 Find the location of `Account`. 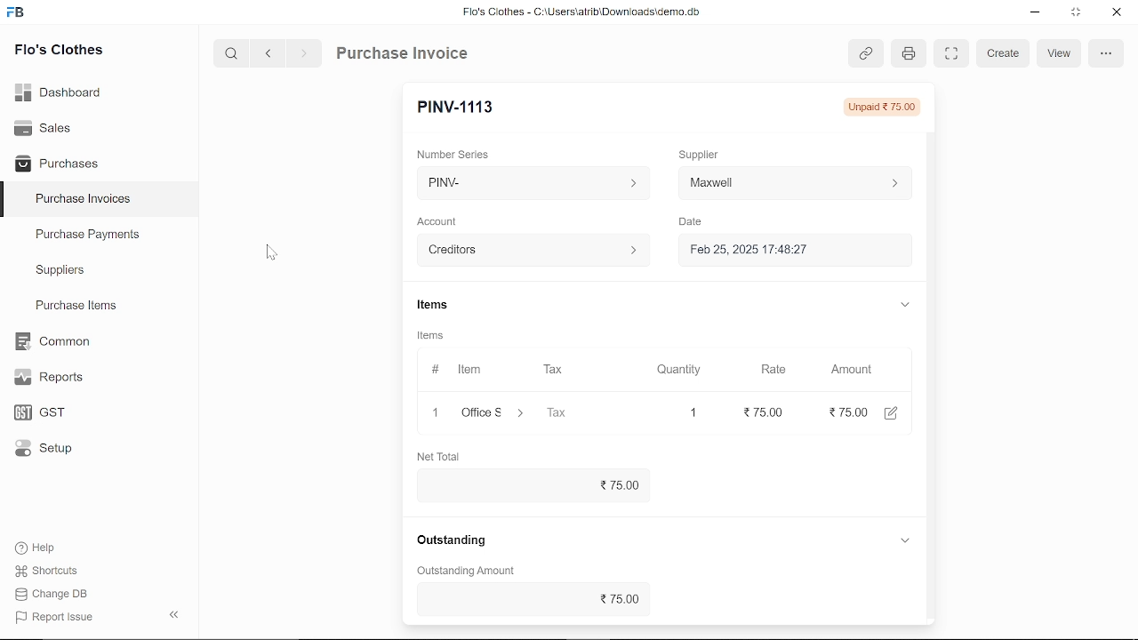

Account is located at coordinates (443, 220).